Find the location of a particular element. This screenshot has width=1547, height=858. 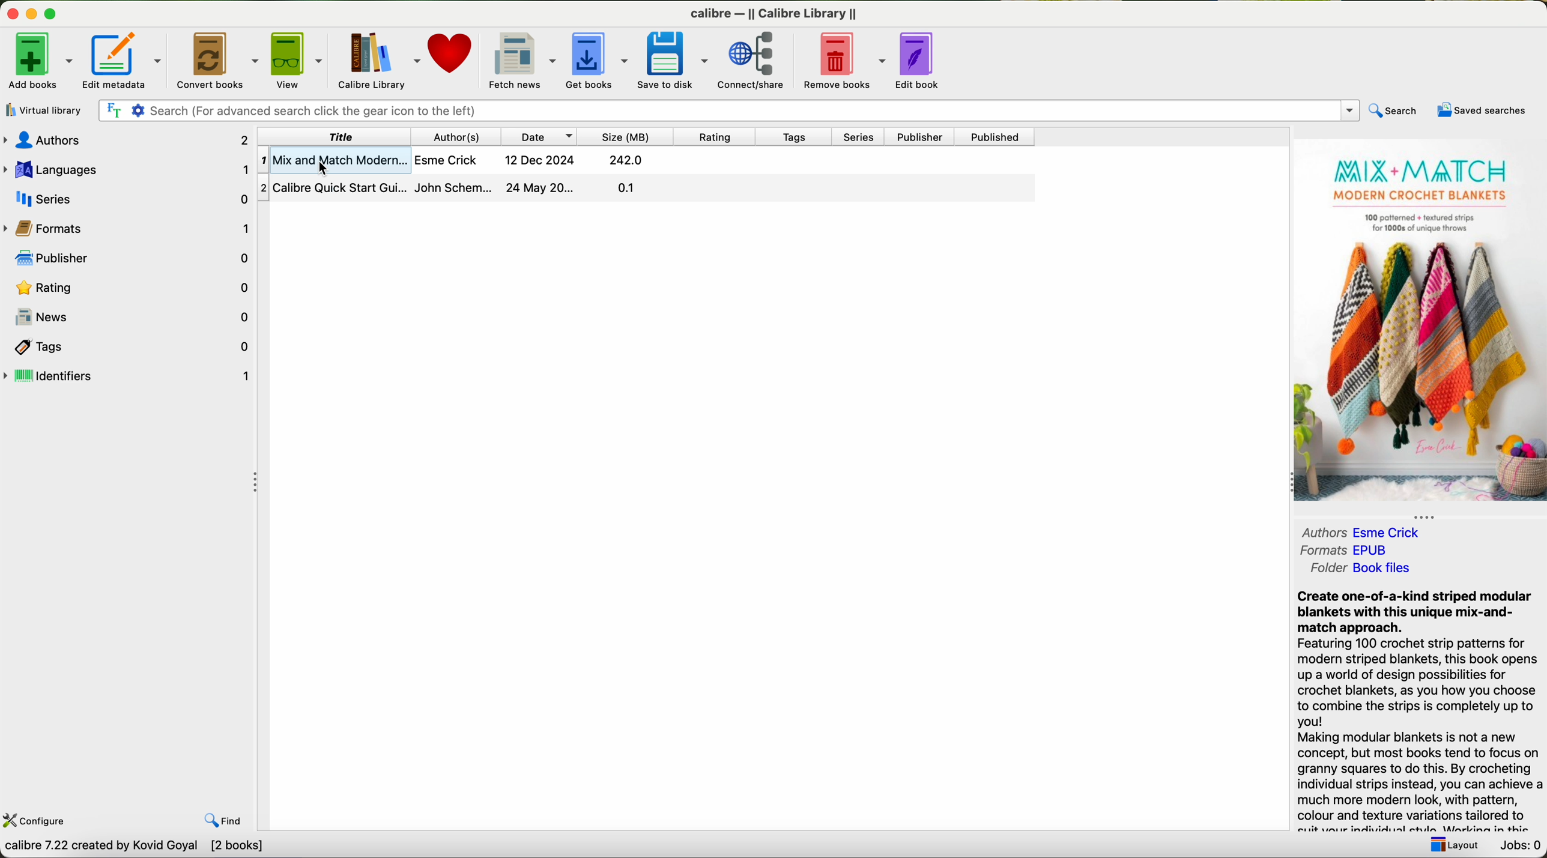

data is located at coordinates (133, 848).